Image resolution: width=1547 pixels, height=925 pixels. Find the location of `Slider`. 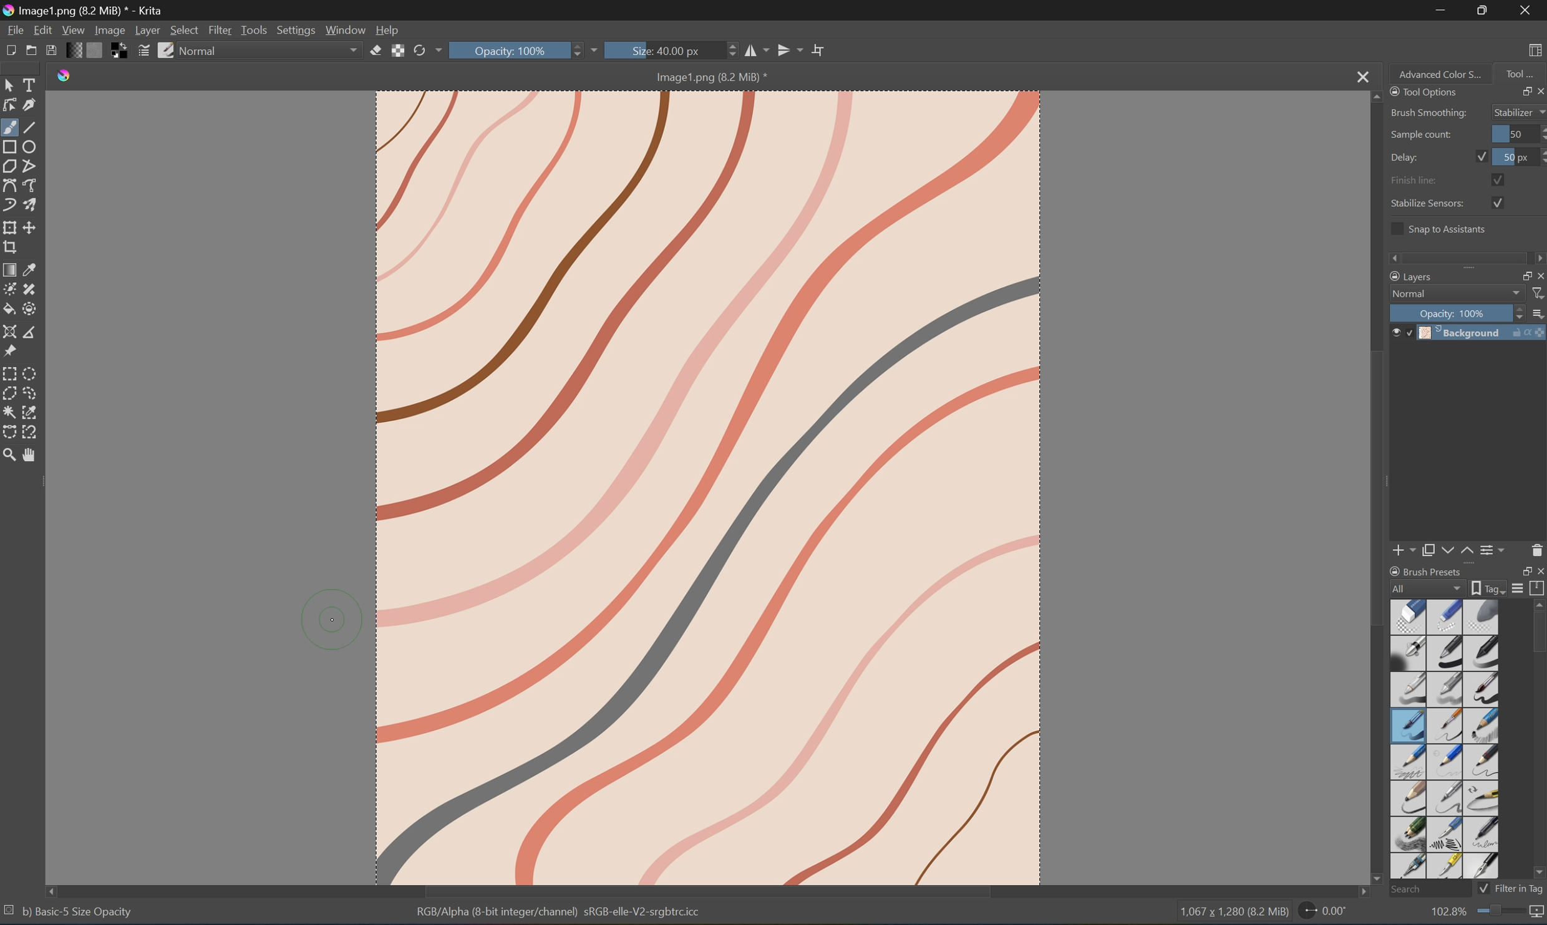

Slider is located at coordinates (1538, 157).